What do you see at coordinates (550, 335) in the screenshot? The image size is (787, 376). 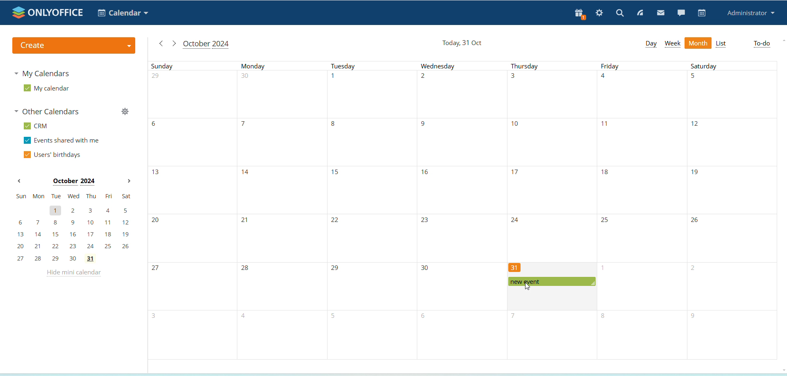 I see `Thursday 7th november` at bounding box center [550, 335].